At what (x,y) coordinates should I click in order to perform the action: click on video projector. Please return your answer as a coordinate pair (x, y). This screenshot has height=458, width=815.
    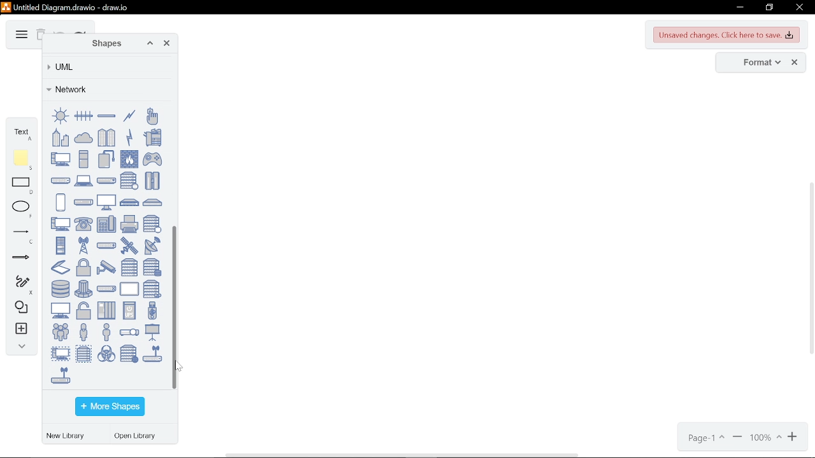
    Looking at the image, I should click on (129, 333).